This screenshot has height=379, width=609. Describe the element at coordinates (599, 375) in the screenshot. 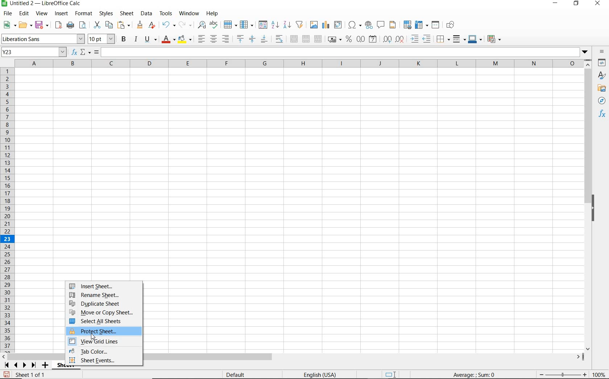

I see `ZOOM FACTOR` at that location.